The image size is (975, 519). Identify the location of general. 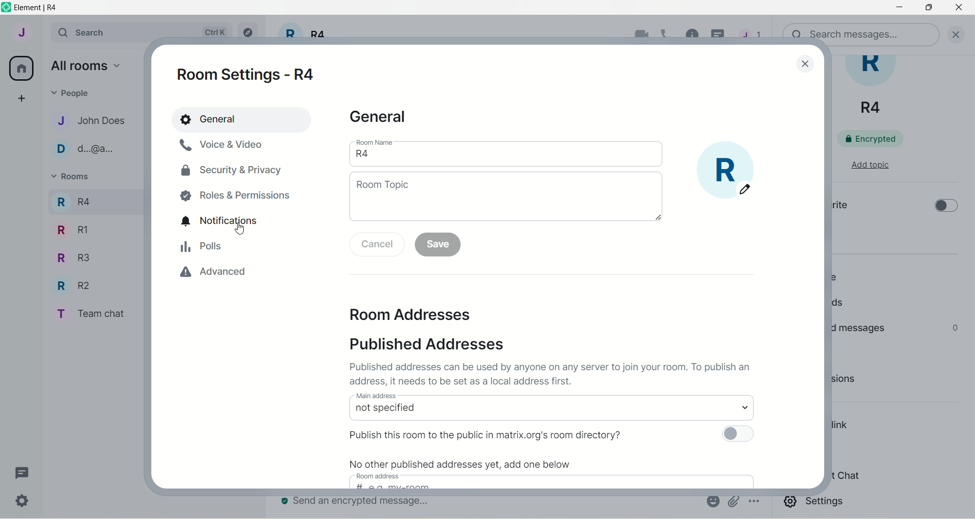
(221, 118).